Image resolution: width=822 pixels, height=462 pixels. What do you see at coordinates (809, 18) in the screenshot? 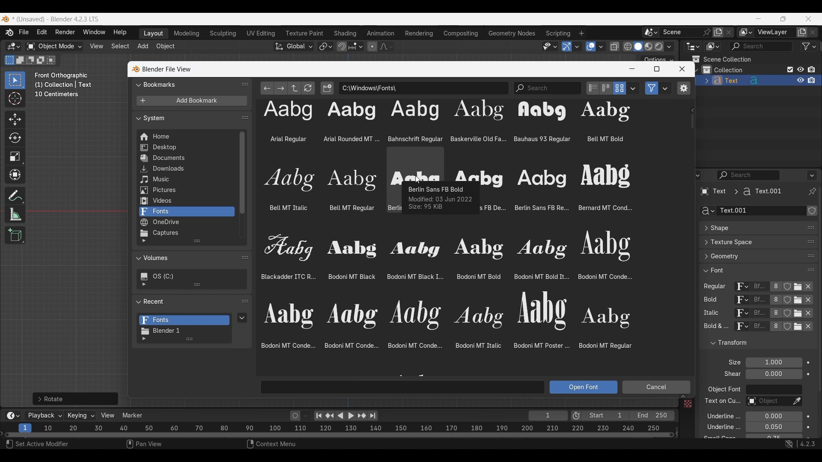
I see `Close interface` at bounding box center [809, 18].